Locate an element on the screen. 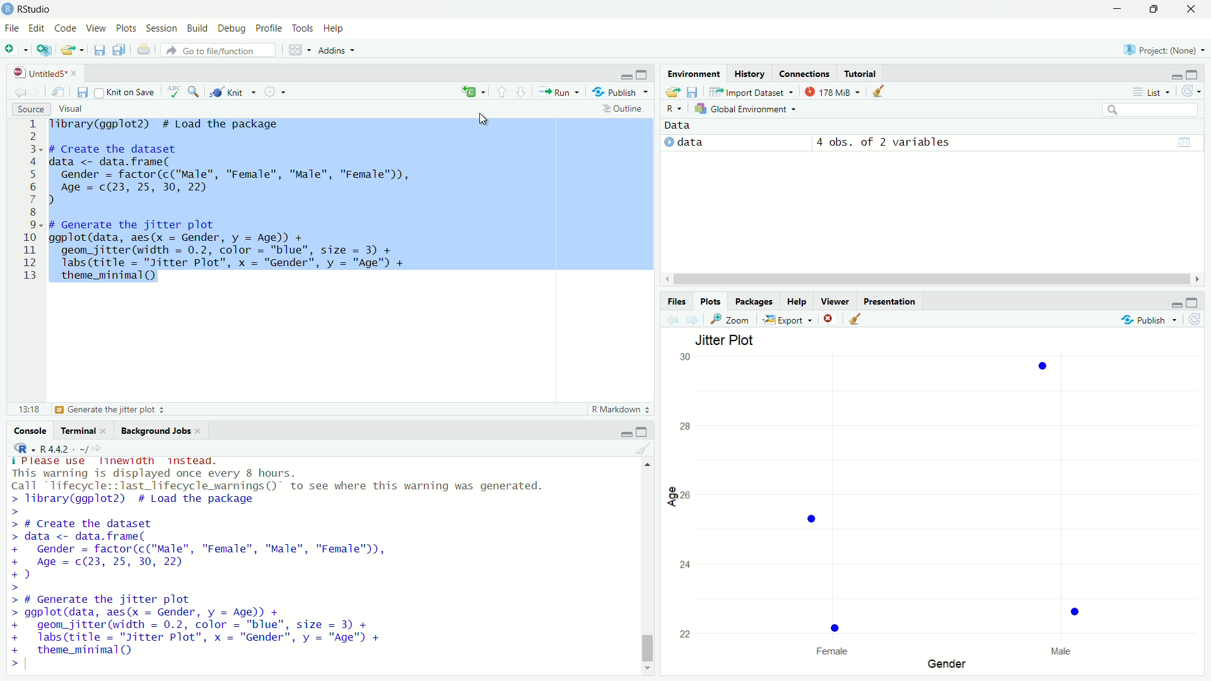 The width and height of the screenshot is (1211, 681). profile is located at coordinates (270, 27).